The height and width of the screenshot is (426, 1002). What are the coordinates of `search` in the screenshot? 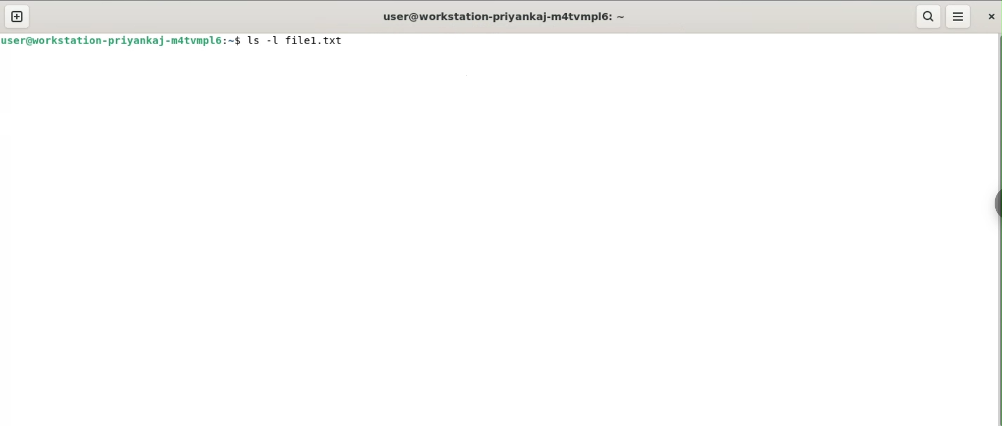 It's located at (929, 17).